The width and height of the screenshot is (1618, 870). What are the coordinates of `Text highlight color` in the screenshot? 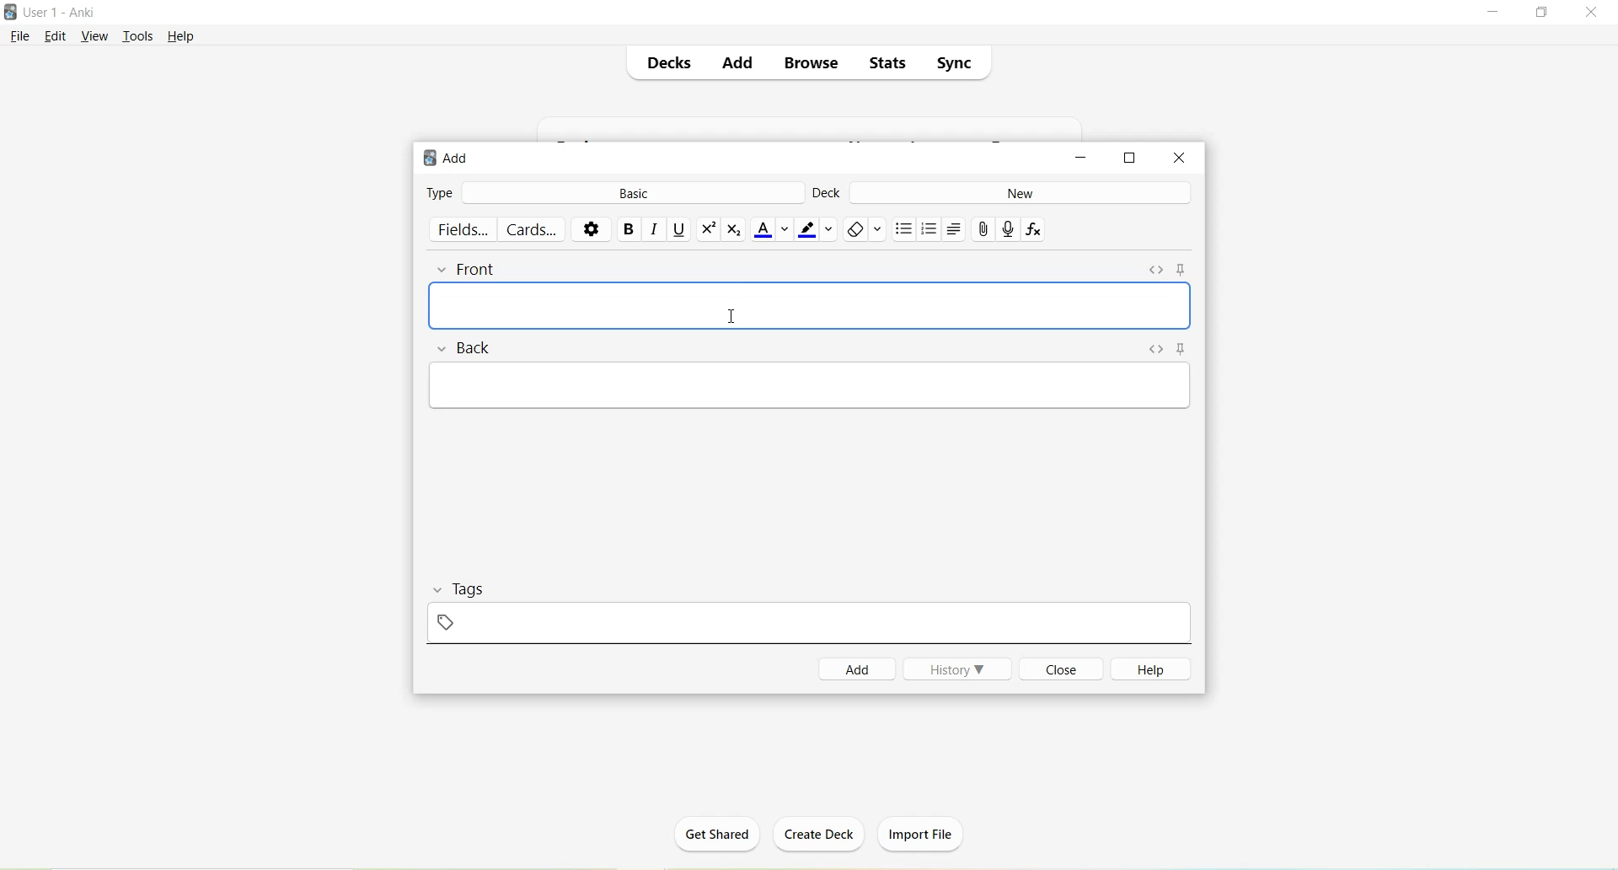 It's located at (816, 228).